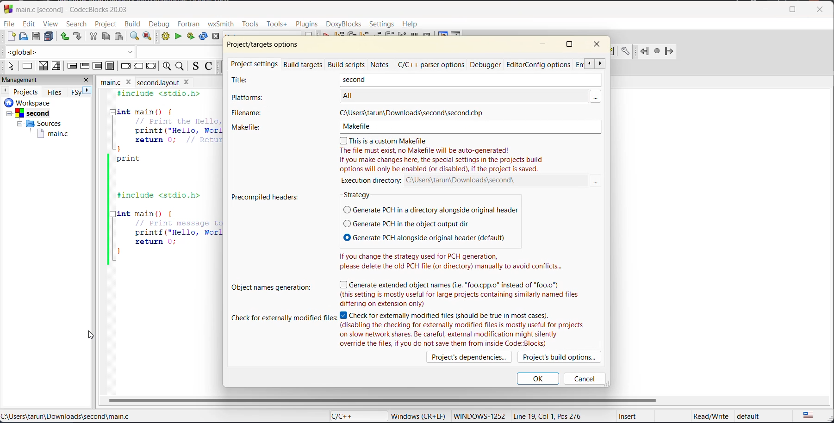 The width and height of the screenshot is (834, 423). What do you see at coordinates (215, 36) in the screenshot?
I see `abort` at bounding box center [215, 36].